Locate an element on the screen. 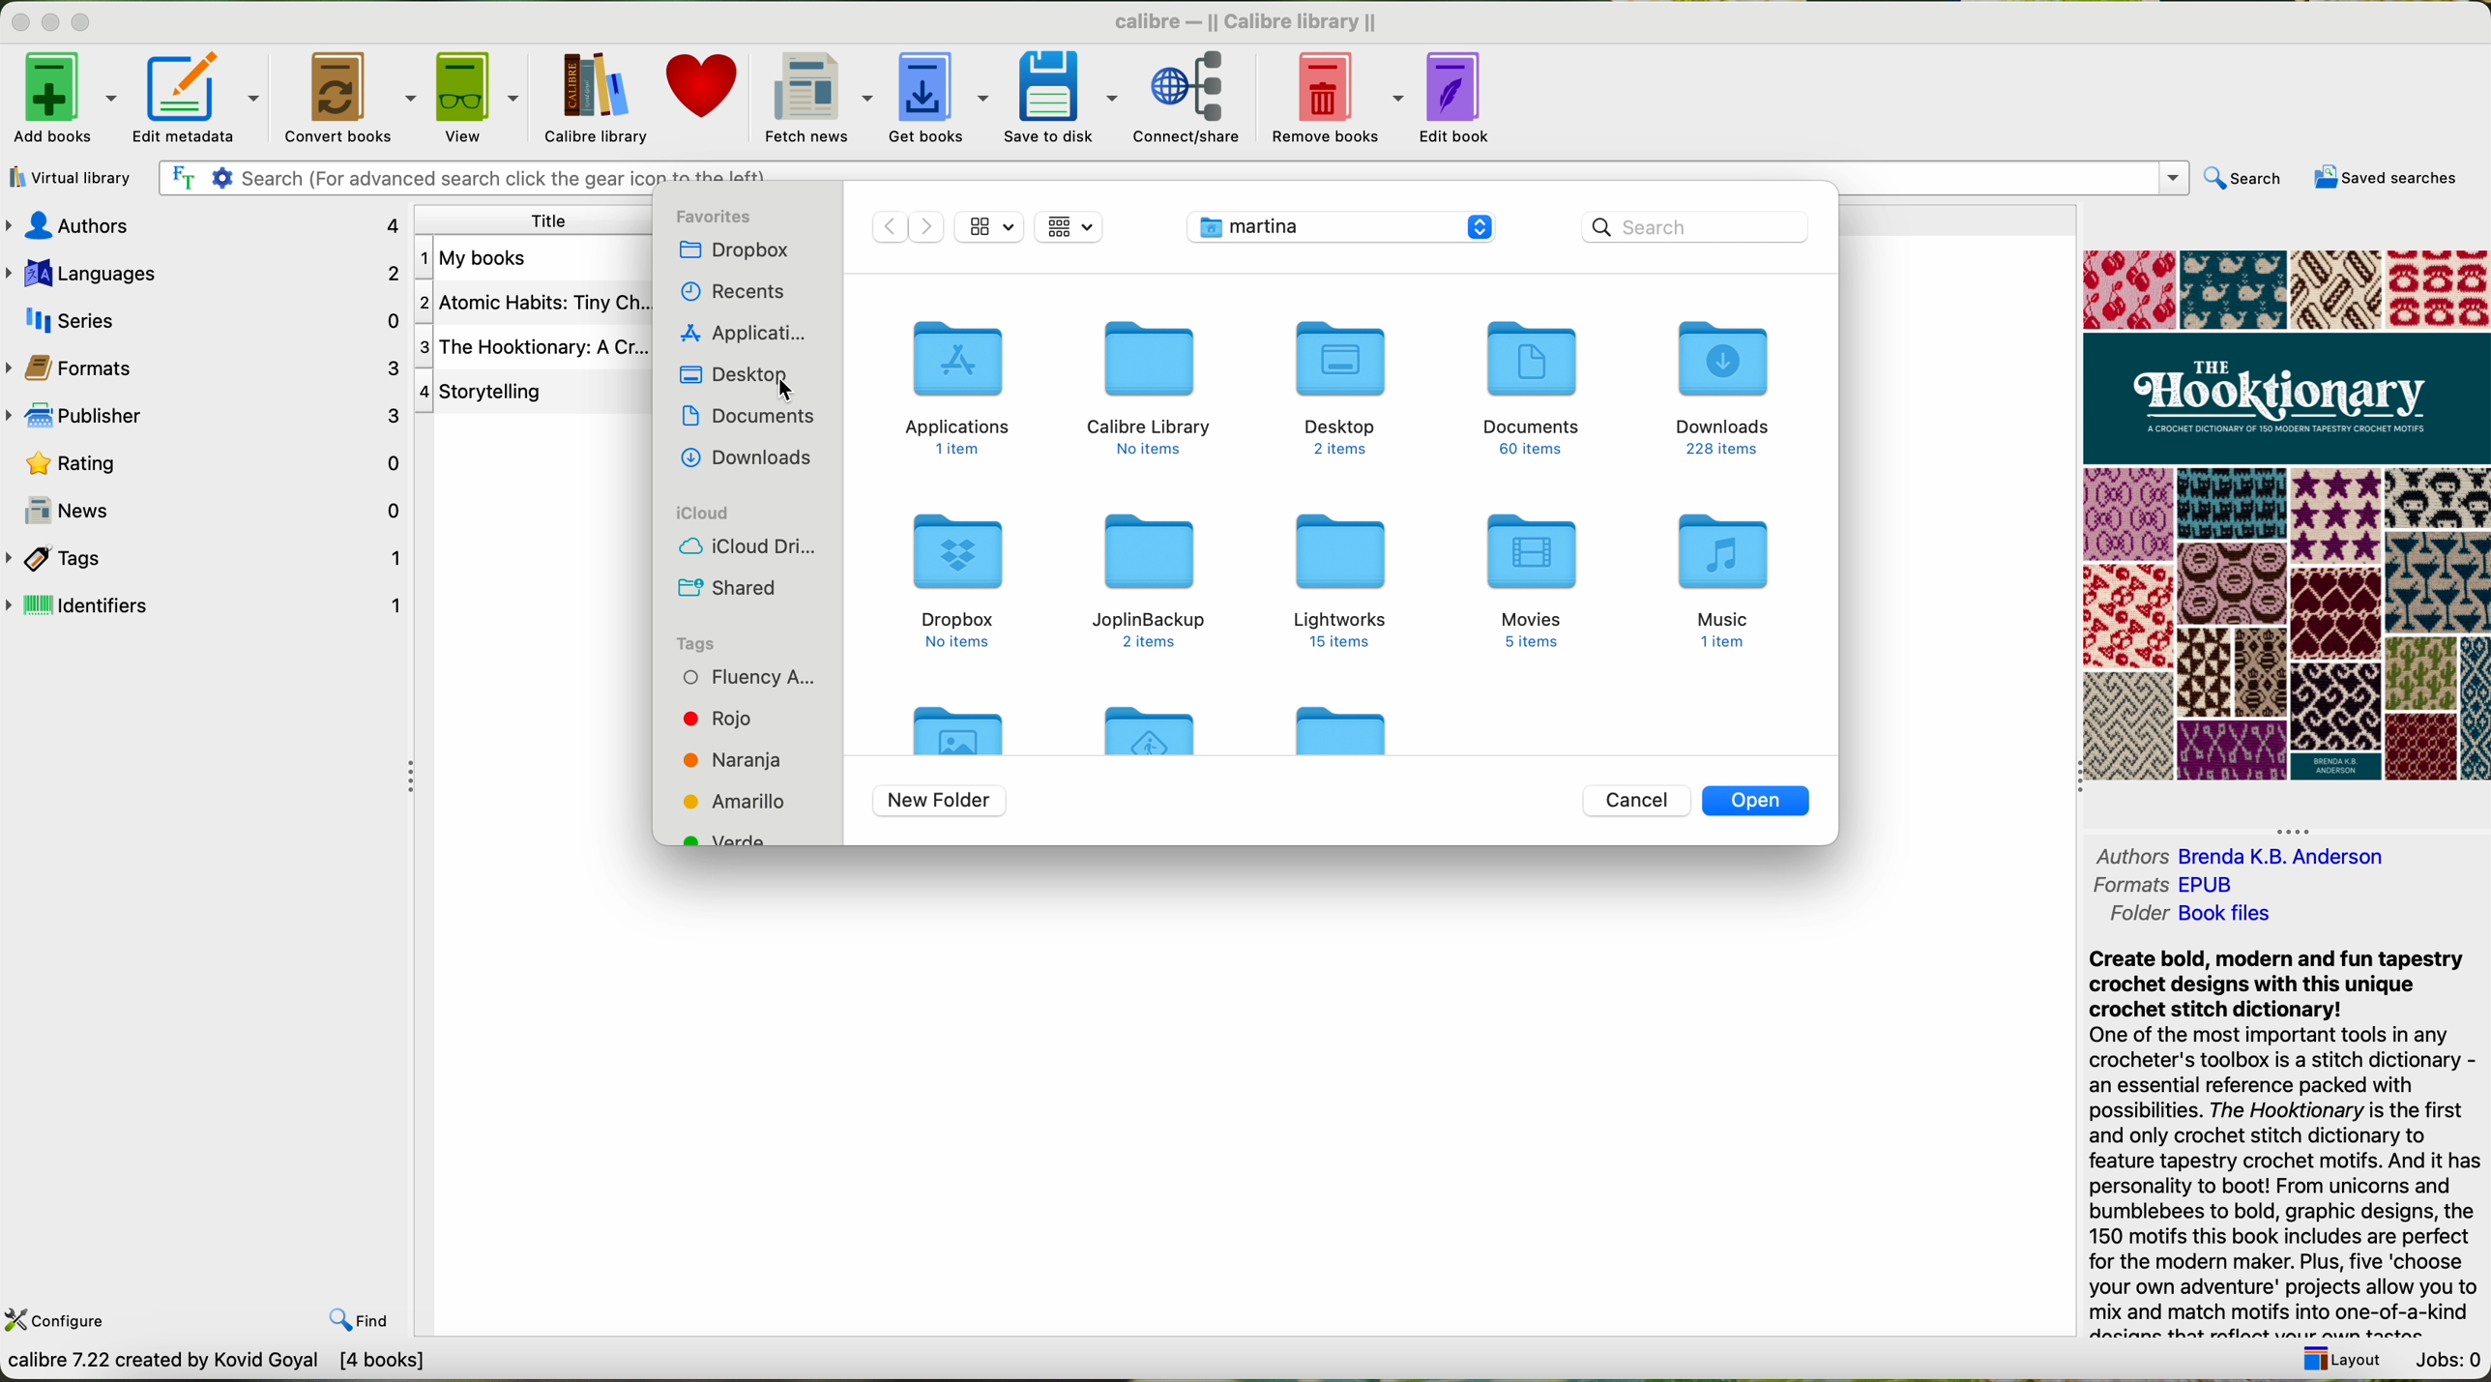  folder is located at coordinates (1343, 723).